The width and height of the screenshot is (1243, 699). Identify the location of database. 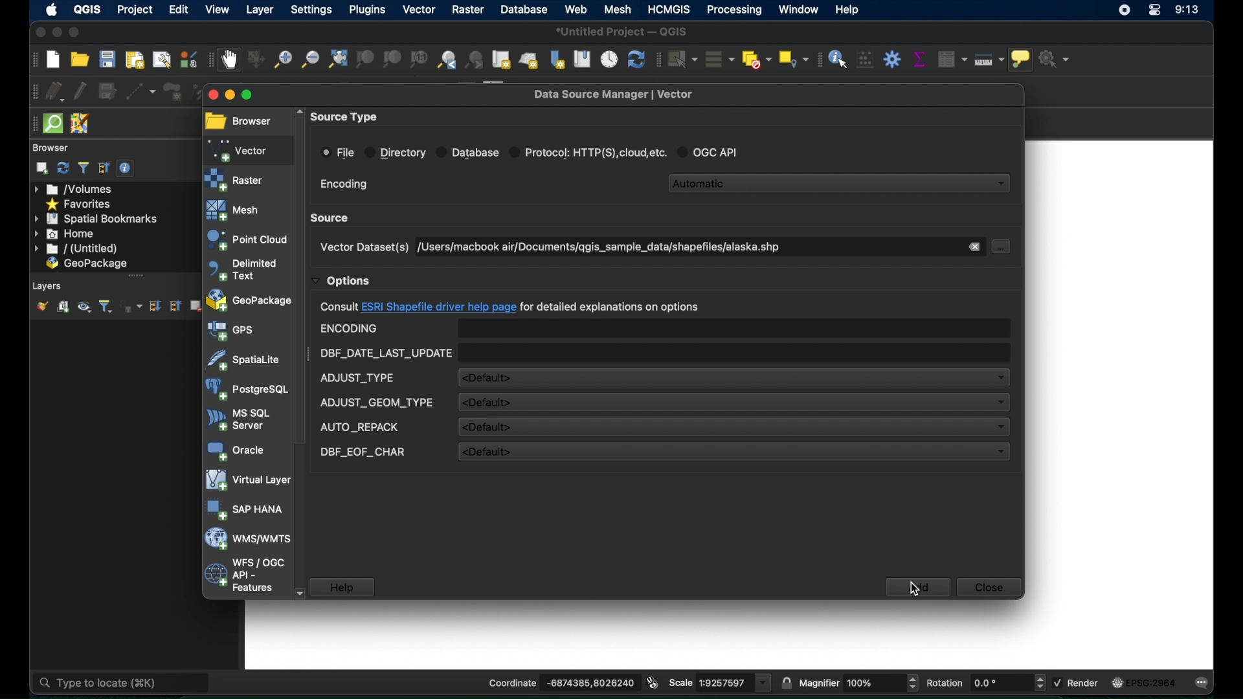
(523, 9).